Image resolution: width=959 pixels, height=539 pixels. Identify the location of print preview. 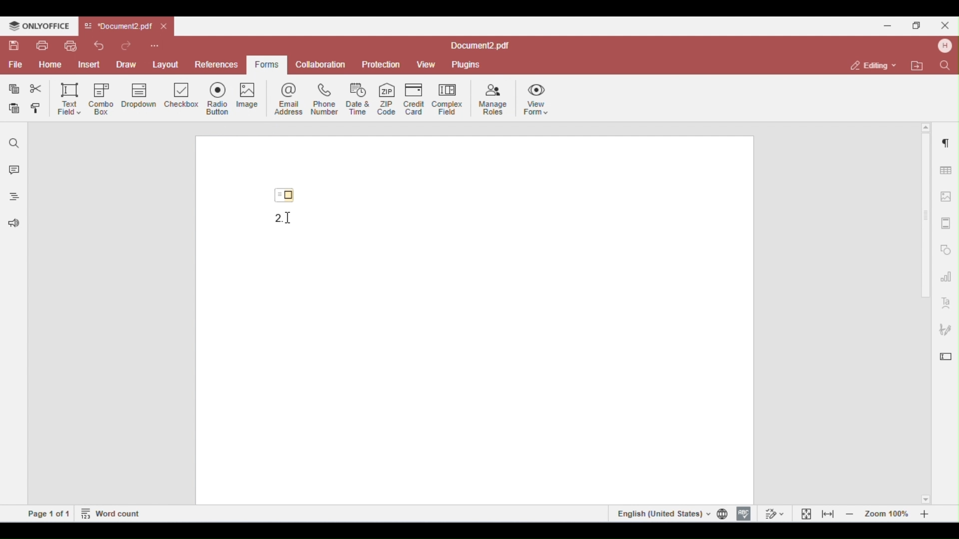
(70, 46).